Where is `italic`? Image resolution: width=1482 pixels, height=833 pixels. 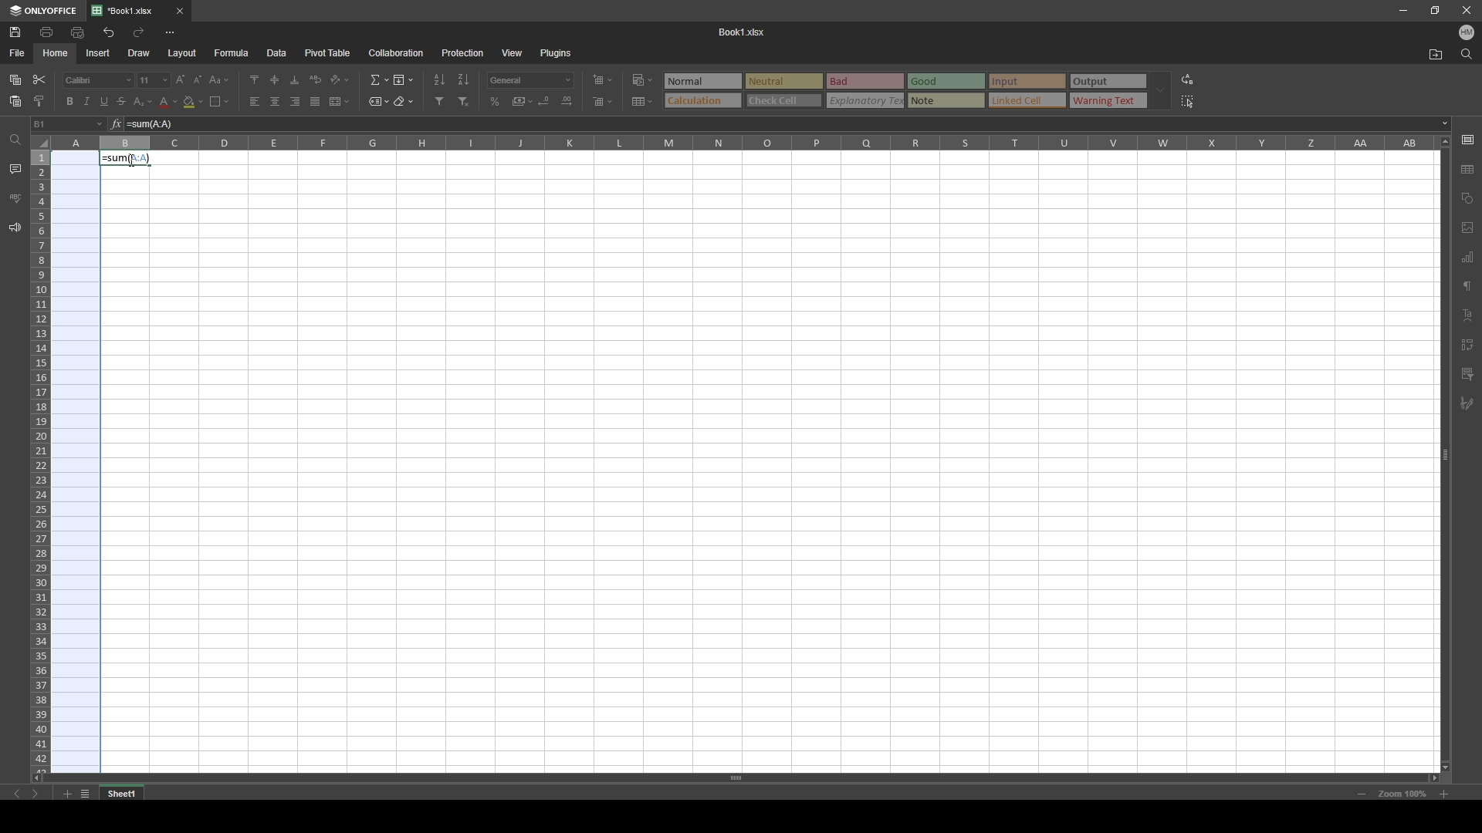
italic is located at coordinates (86, 103).